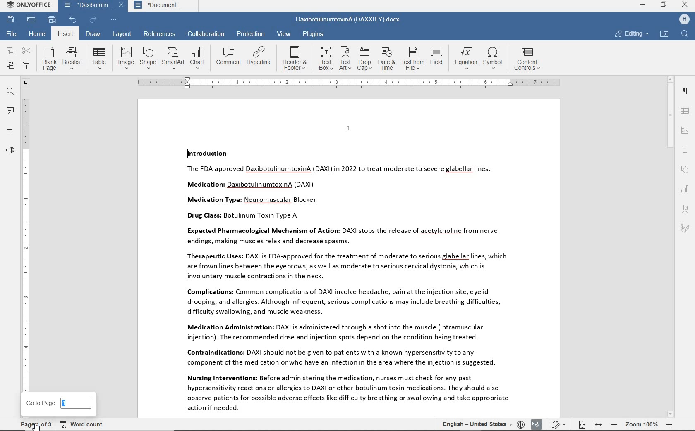 The image size is (695, 431). What do you see at coordinates (685, 34) in the screenshot?
I see `find` at bounding box center [685, 34].